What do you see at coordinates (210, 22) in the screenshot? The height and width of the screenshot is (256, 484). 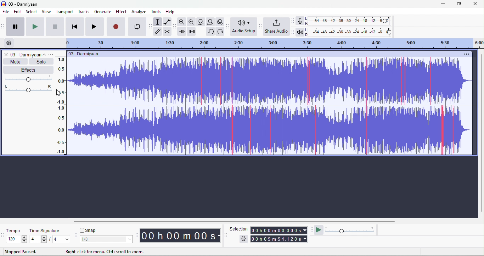 I see `fit to project width` at bounding box center [210, 22].